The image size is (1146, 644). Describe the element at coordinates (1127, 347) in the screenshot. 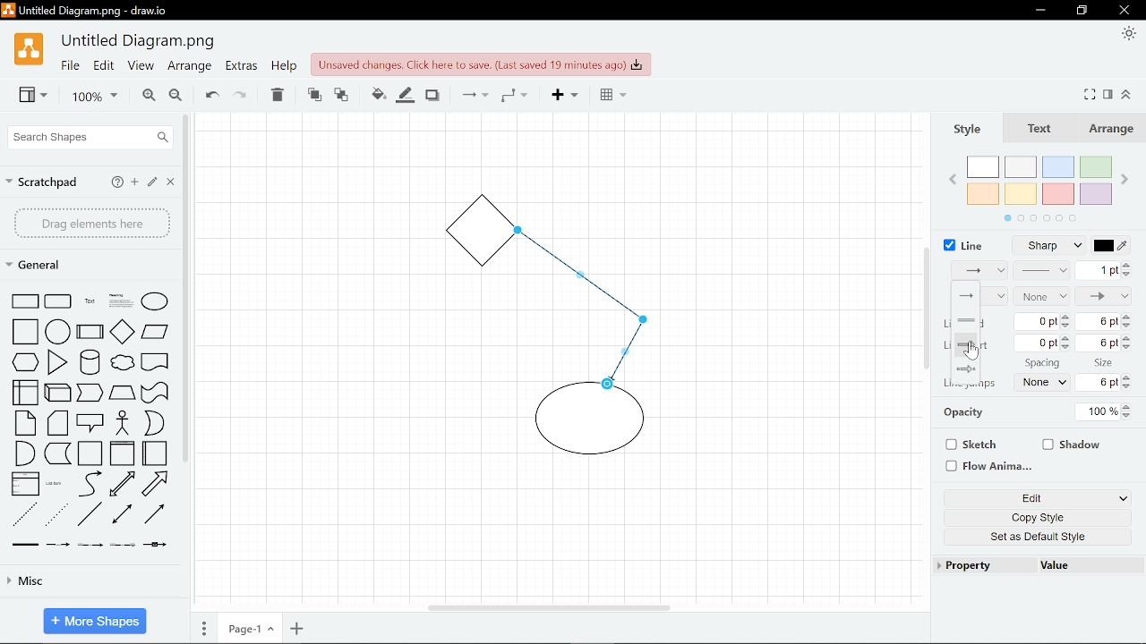

I see `Decrease` at that location.